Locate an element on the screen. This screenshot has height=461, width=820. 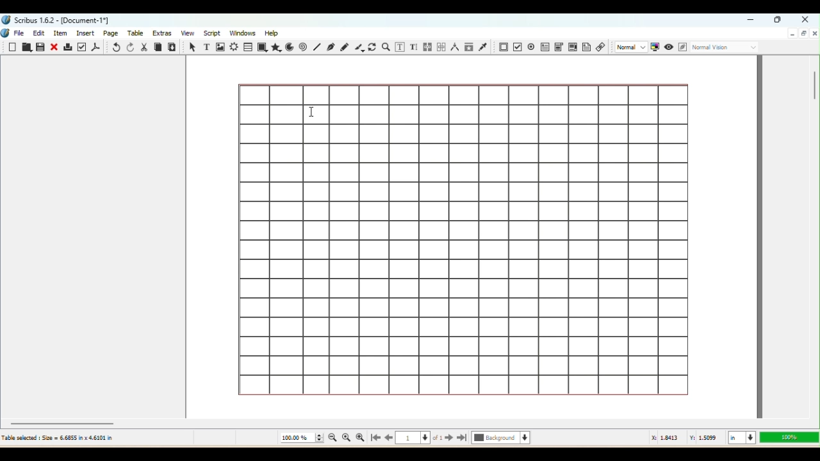
Close is located at coordinates (803, 19).